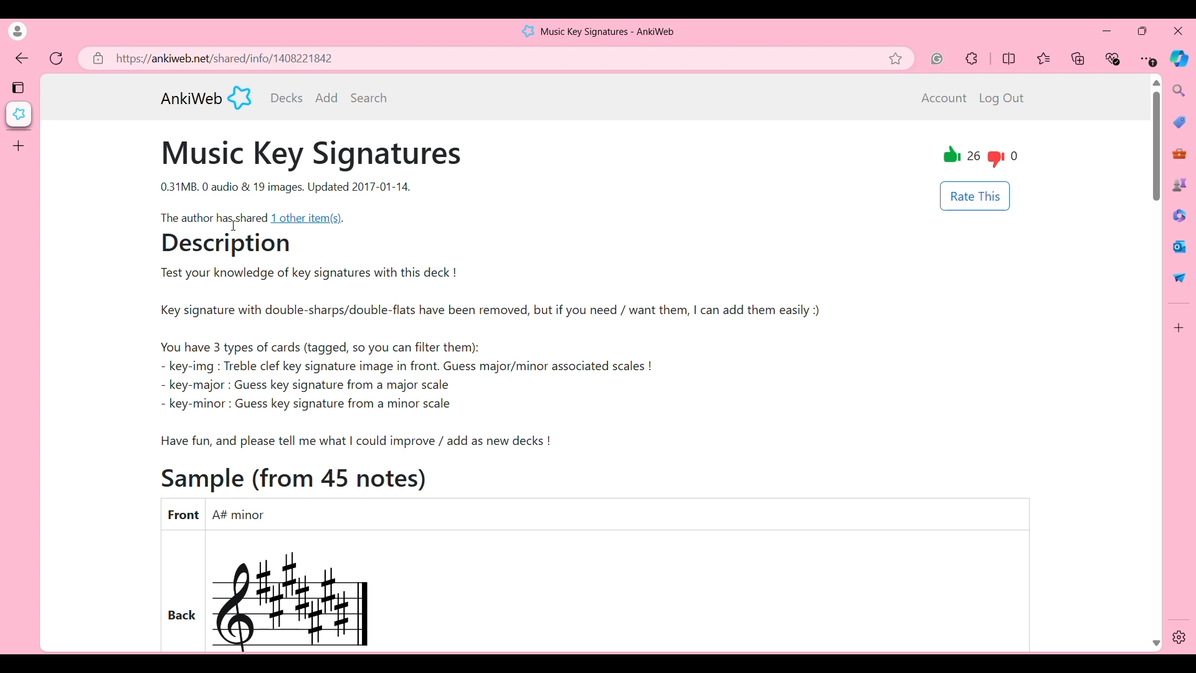  Describe the element at coordinates (937, 59) in the screenshot. I see `Grammarly extension` at that location.